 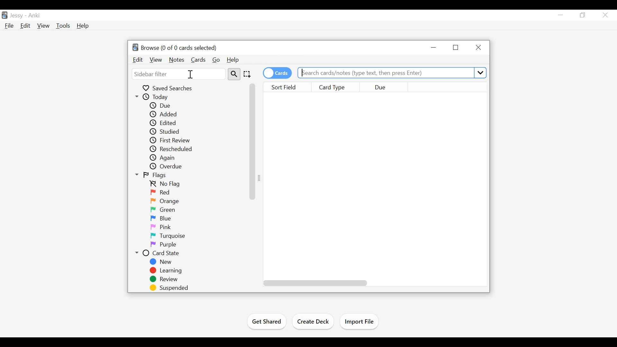 I want to click on Orange, so click(x=166, y=201).